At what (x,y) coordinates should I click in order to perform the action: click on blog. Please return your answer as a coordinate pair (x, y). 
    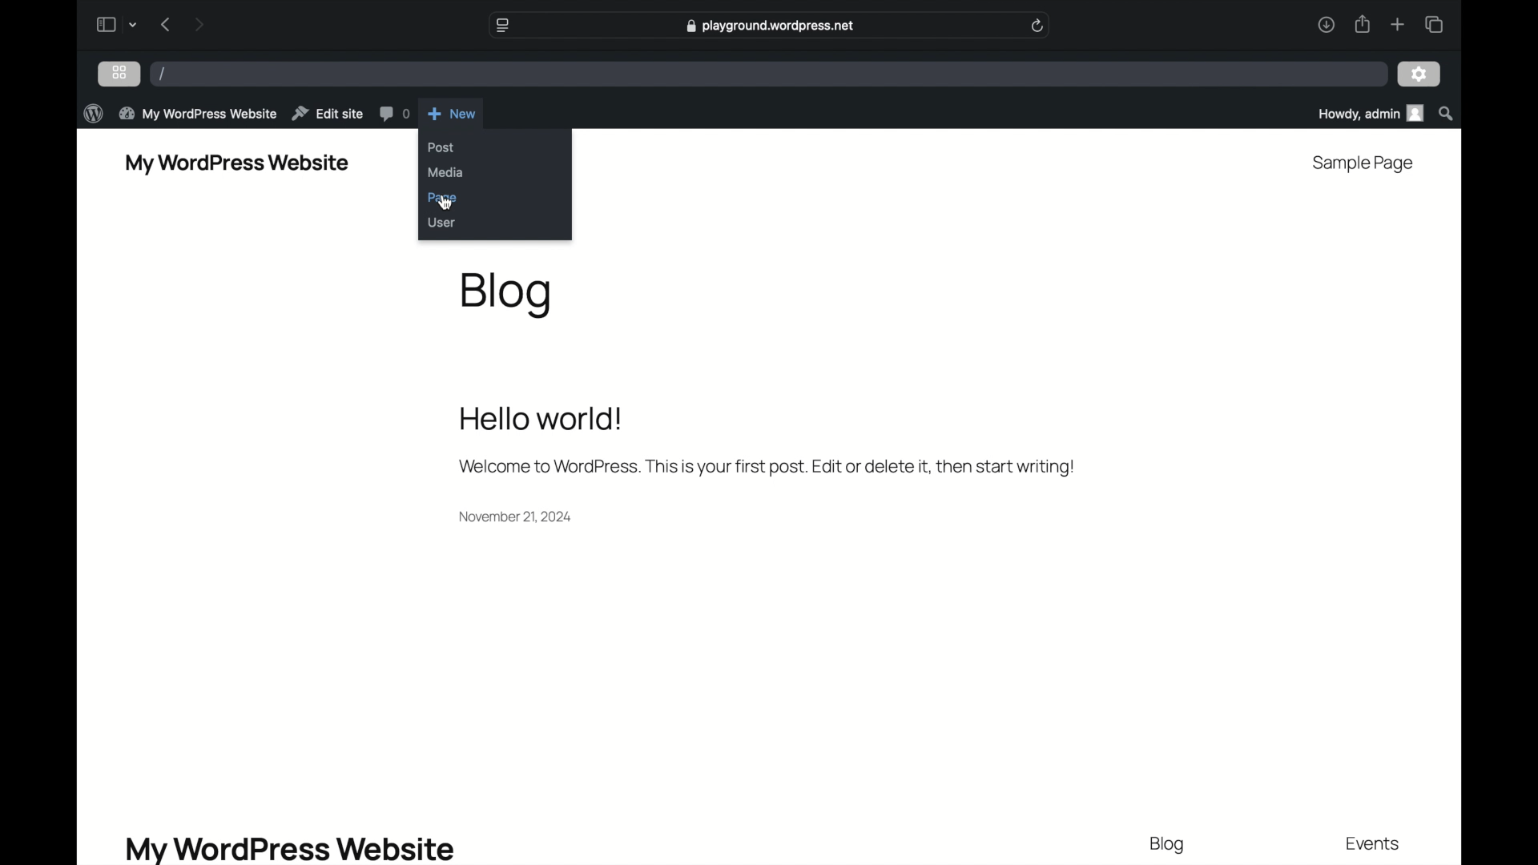
    Looking at the image, I should click on (1167, 845).